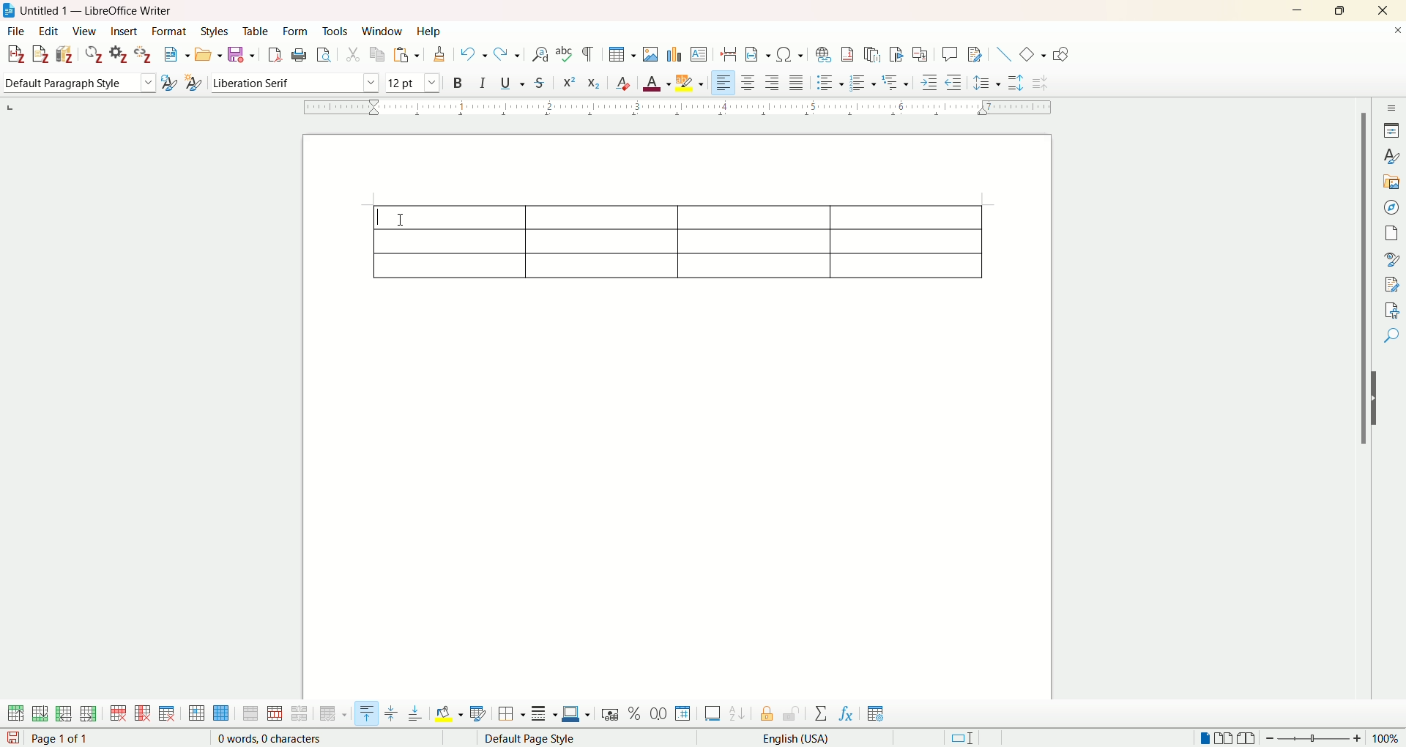 This screenshot has width=1406, height=747. What do you see at coordinates (399, 221) in the screenshot?
I see `cursor` at bounding box center [399, 221].